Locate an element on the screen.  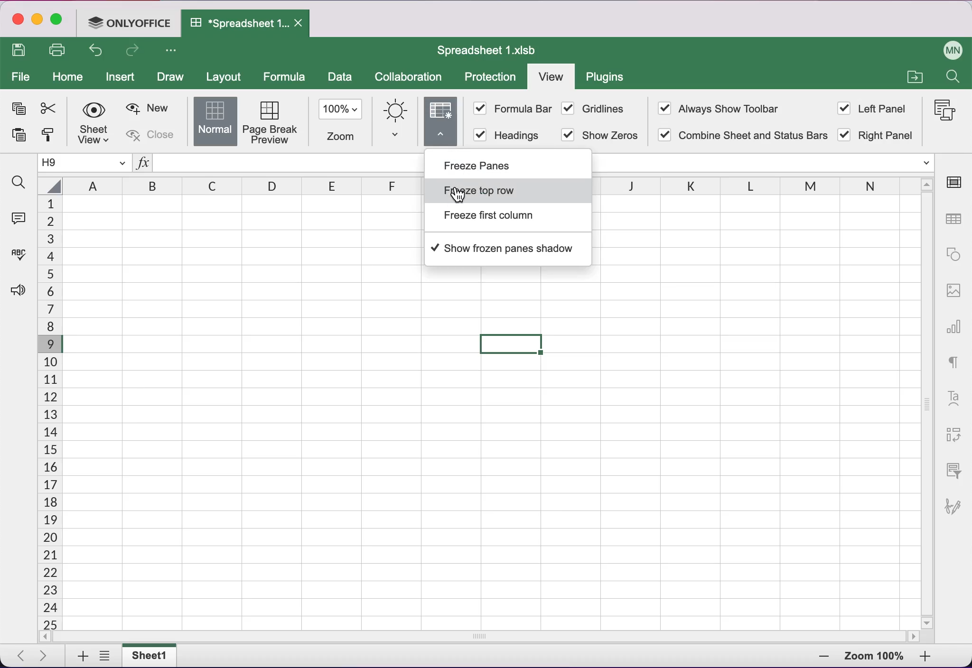
feedback and support is located at coordinates (20, 301).